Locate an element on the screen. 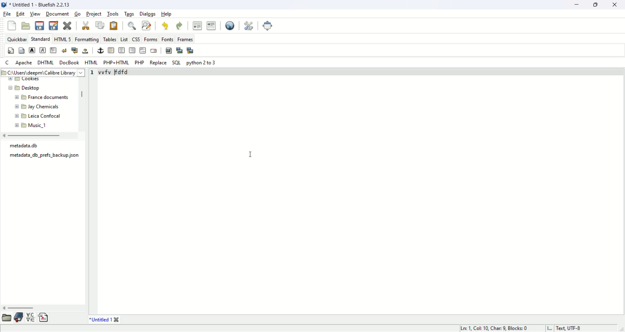 The height and width of the screenshot is (332, 625). file browser is located at coordinates (6, 318).